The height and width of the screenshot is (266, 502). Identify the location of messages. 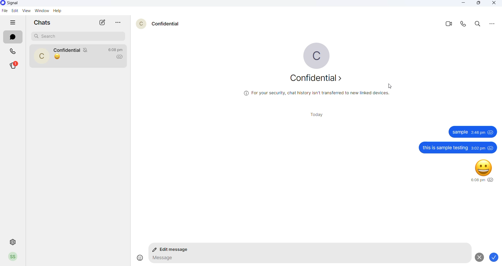
(13, 38).